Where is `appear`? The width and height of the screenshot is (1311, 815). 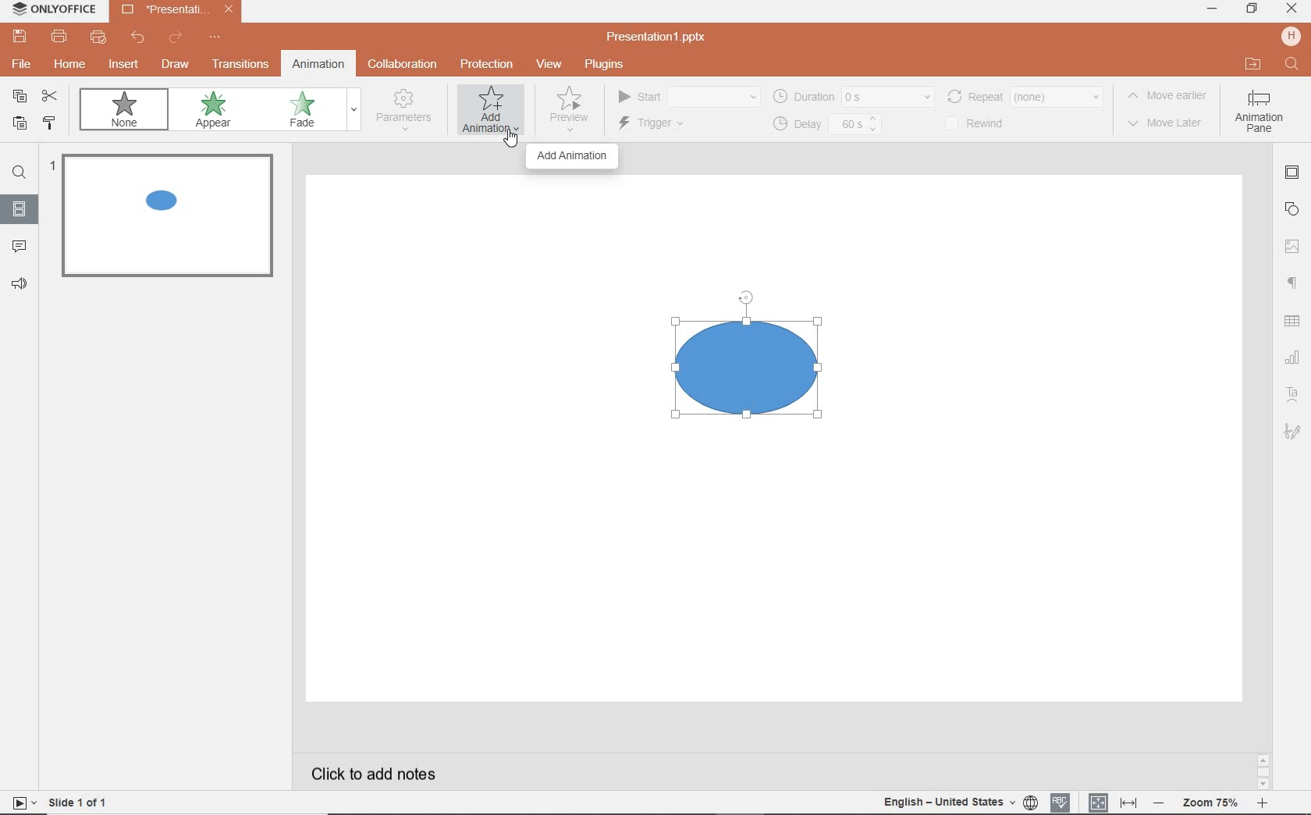
appear is located at coordinates (216, 112).